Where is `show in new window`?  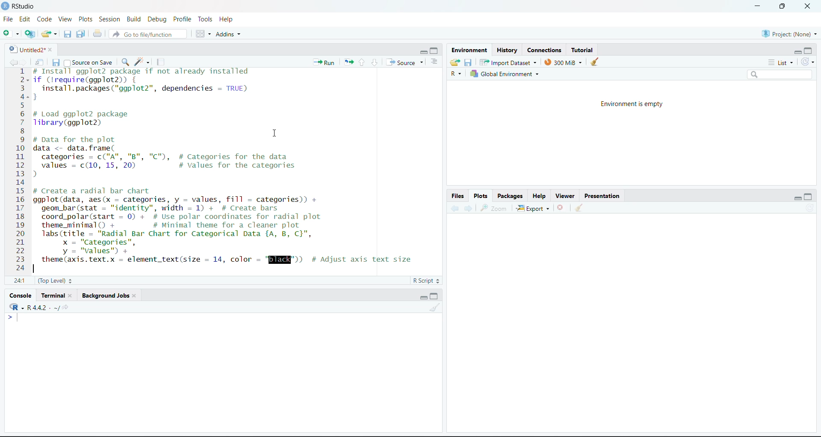
show in new window is located at coordinates (41, 62).